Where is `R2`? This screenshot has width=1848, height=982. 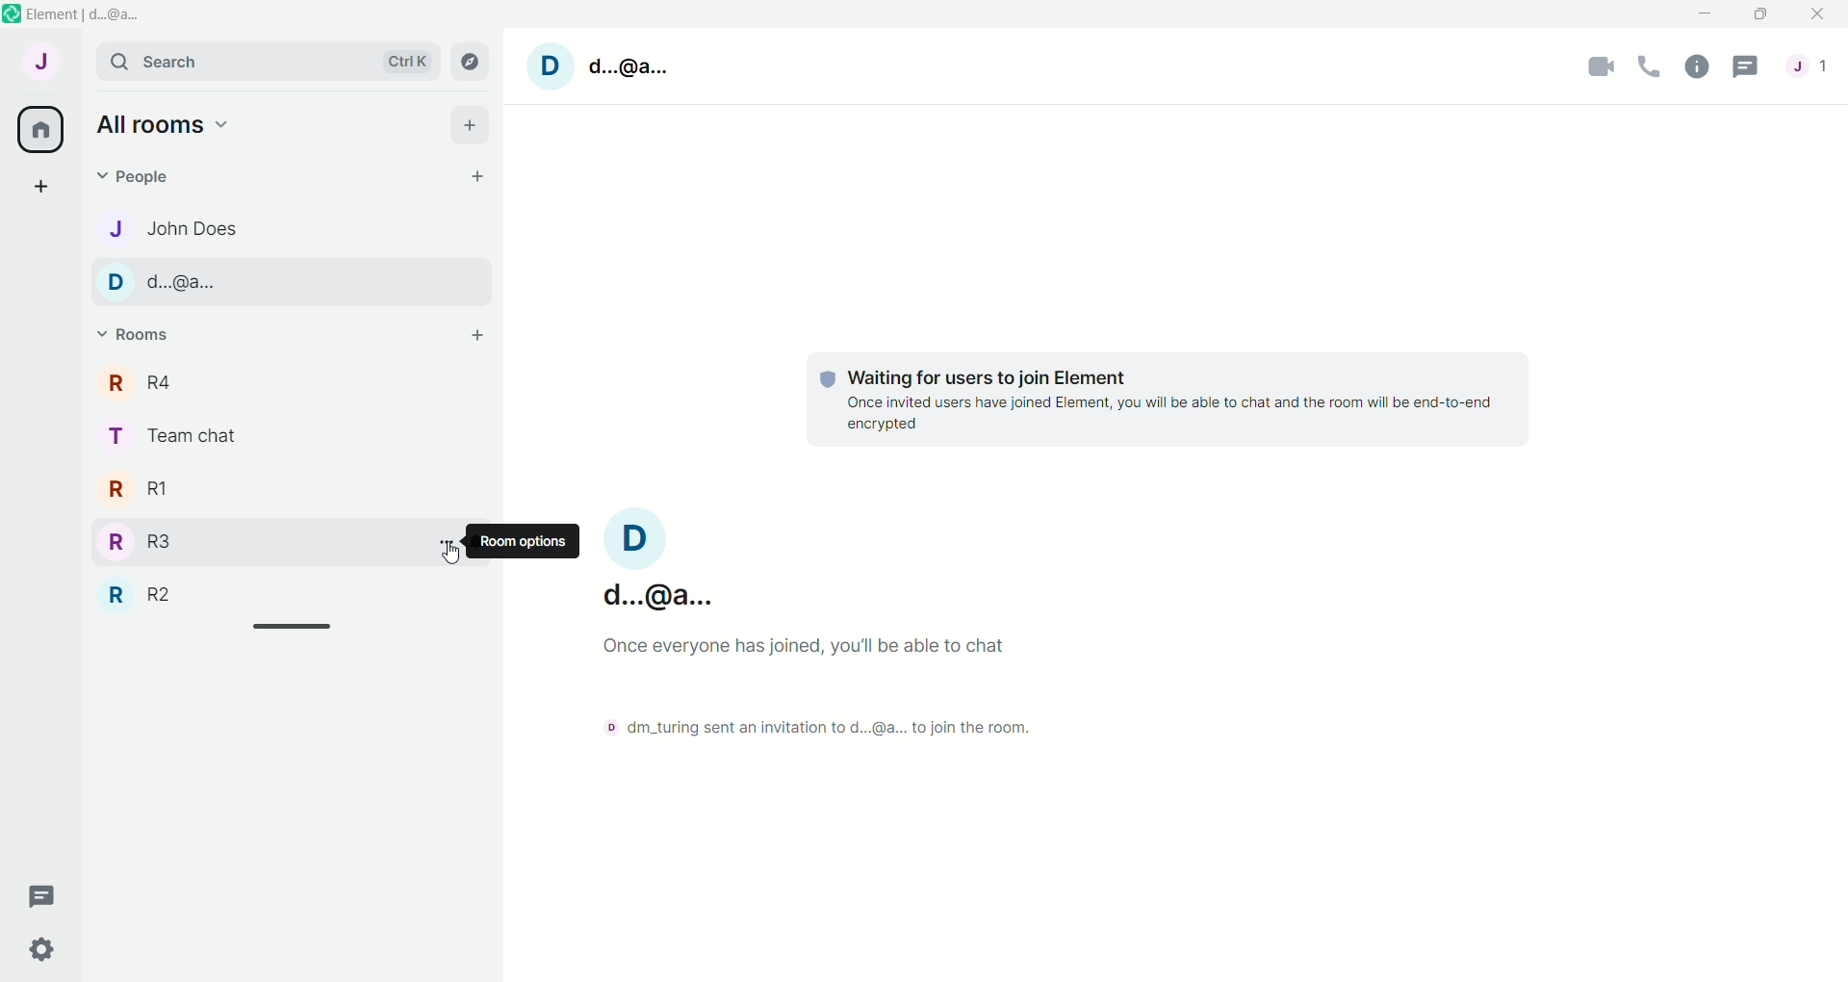
R2 is located at coordinates (291, 590).